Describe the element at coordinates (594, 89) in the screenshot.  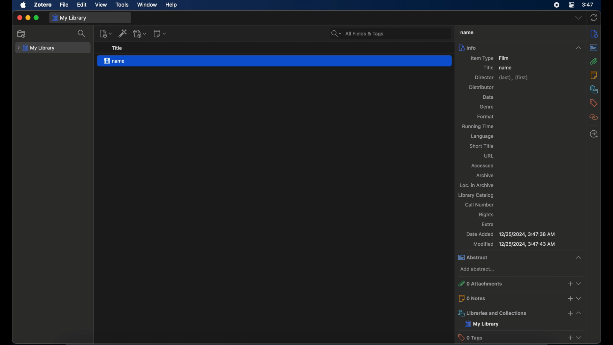
I see `libraries` at that location.